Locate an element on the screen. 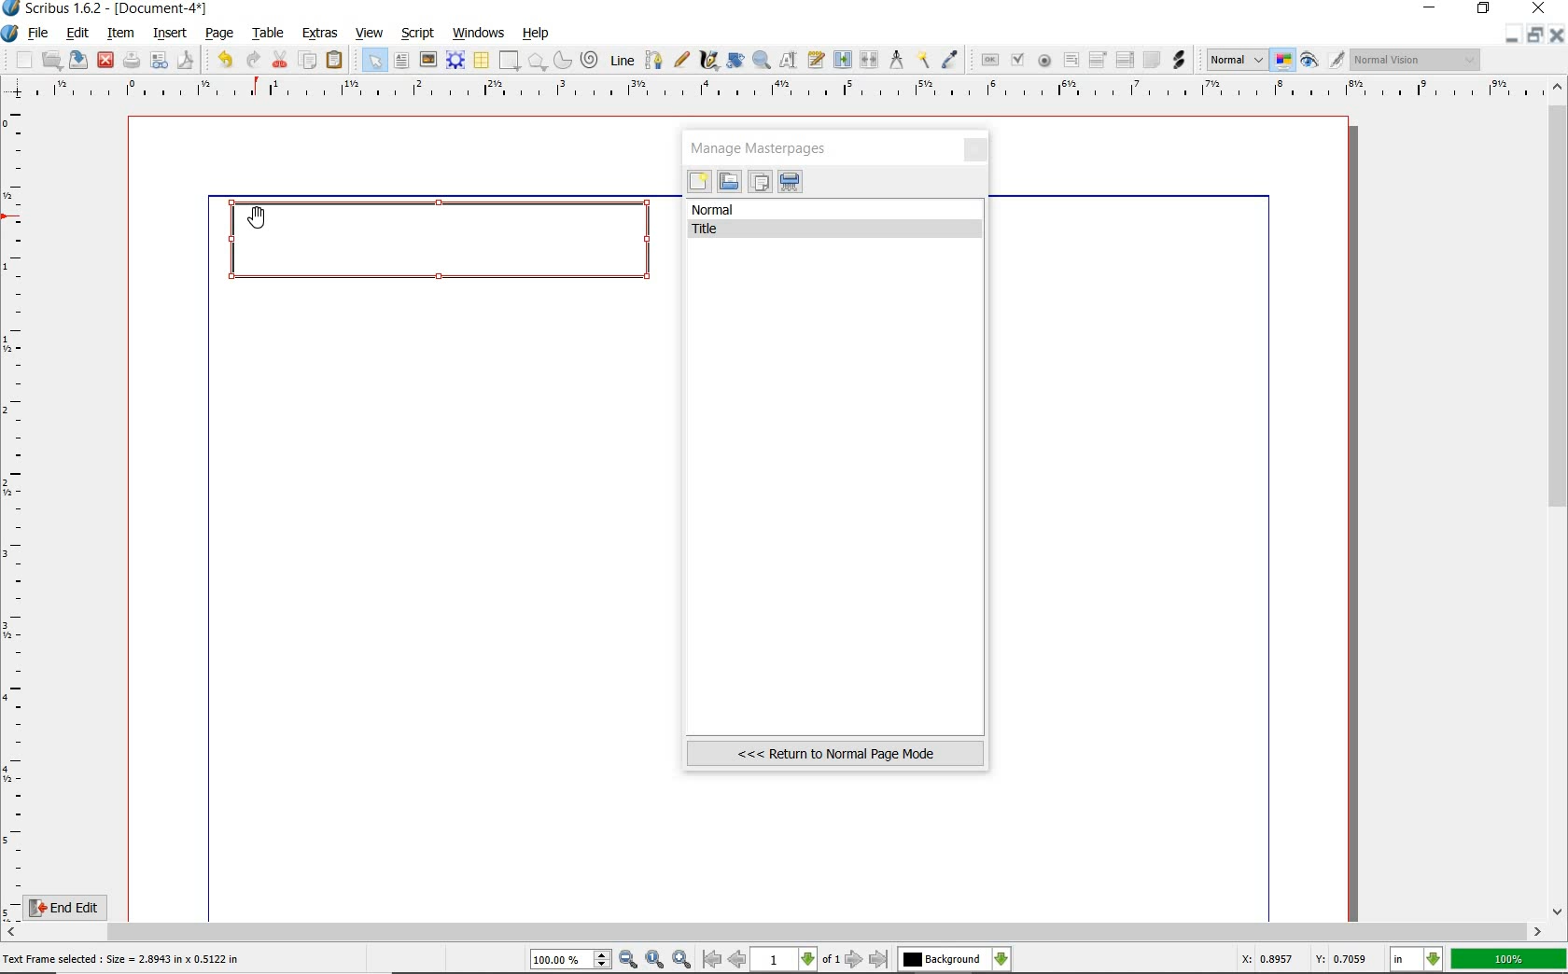 This screenshot has width=1568, height=974. unlink text frames is located at coordinates (870, 61).